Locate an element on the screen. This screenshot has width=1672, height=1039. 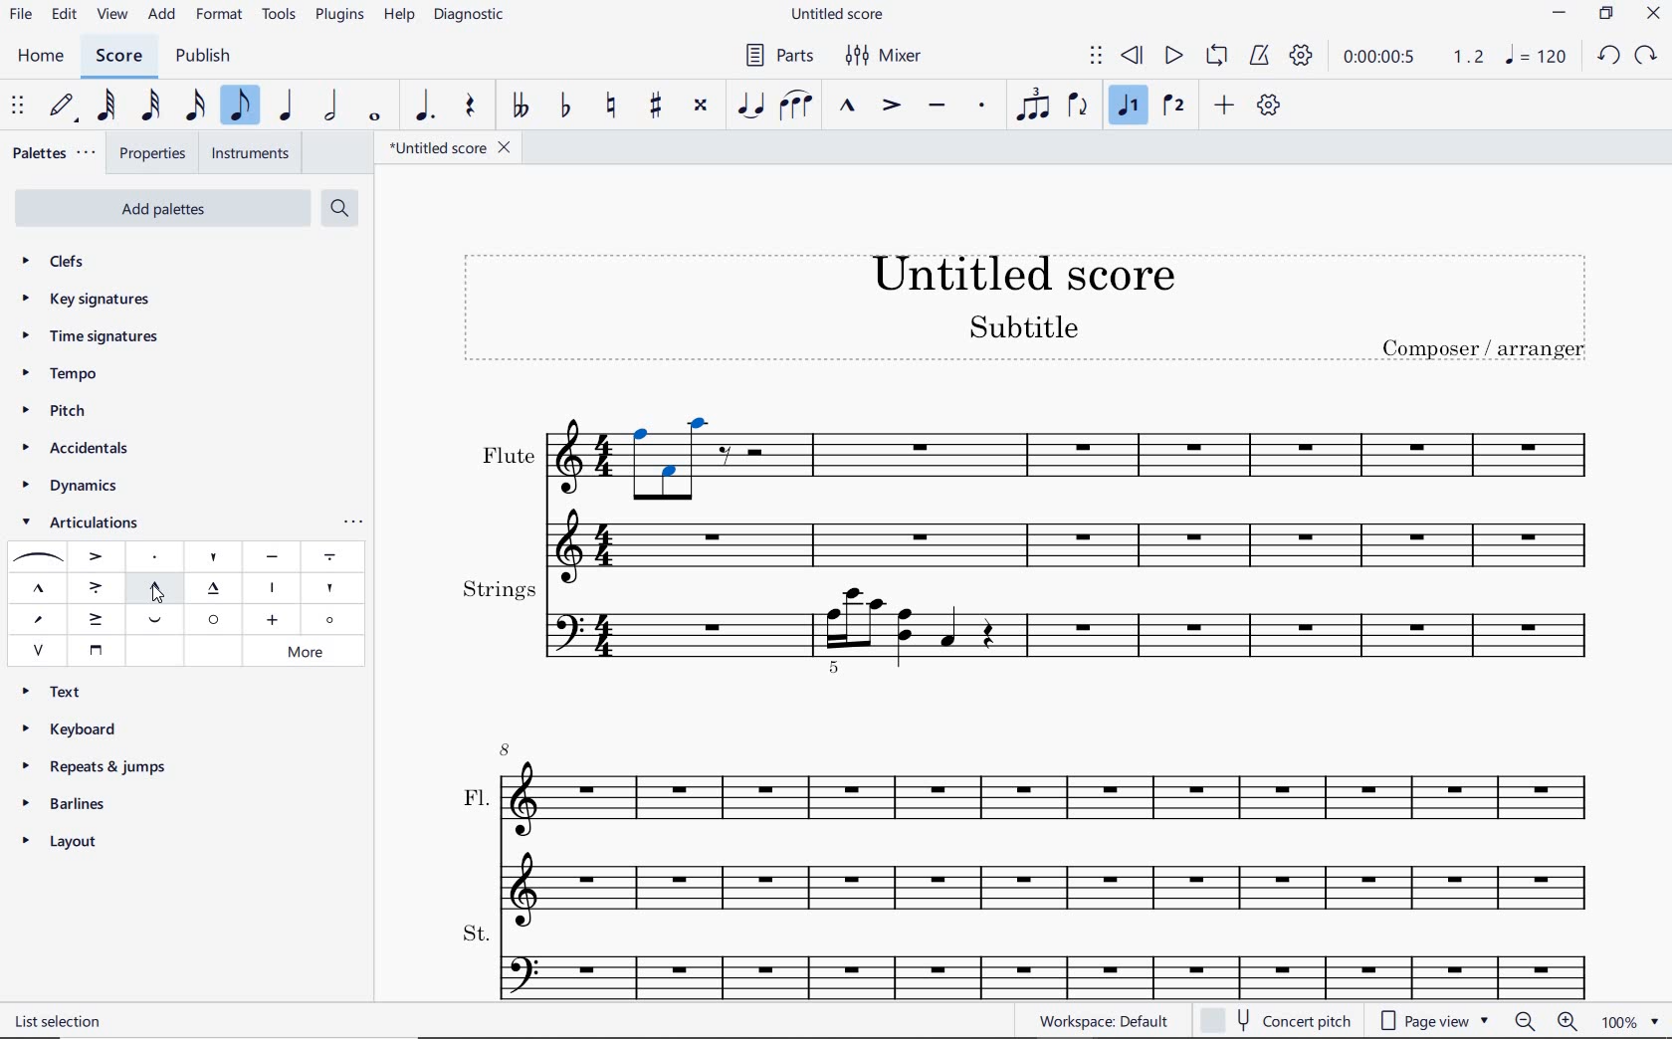
ACCENT-STACCATO ABOVE is located at coordinates (96, 586).